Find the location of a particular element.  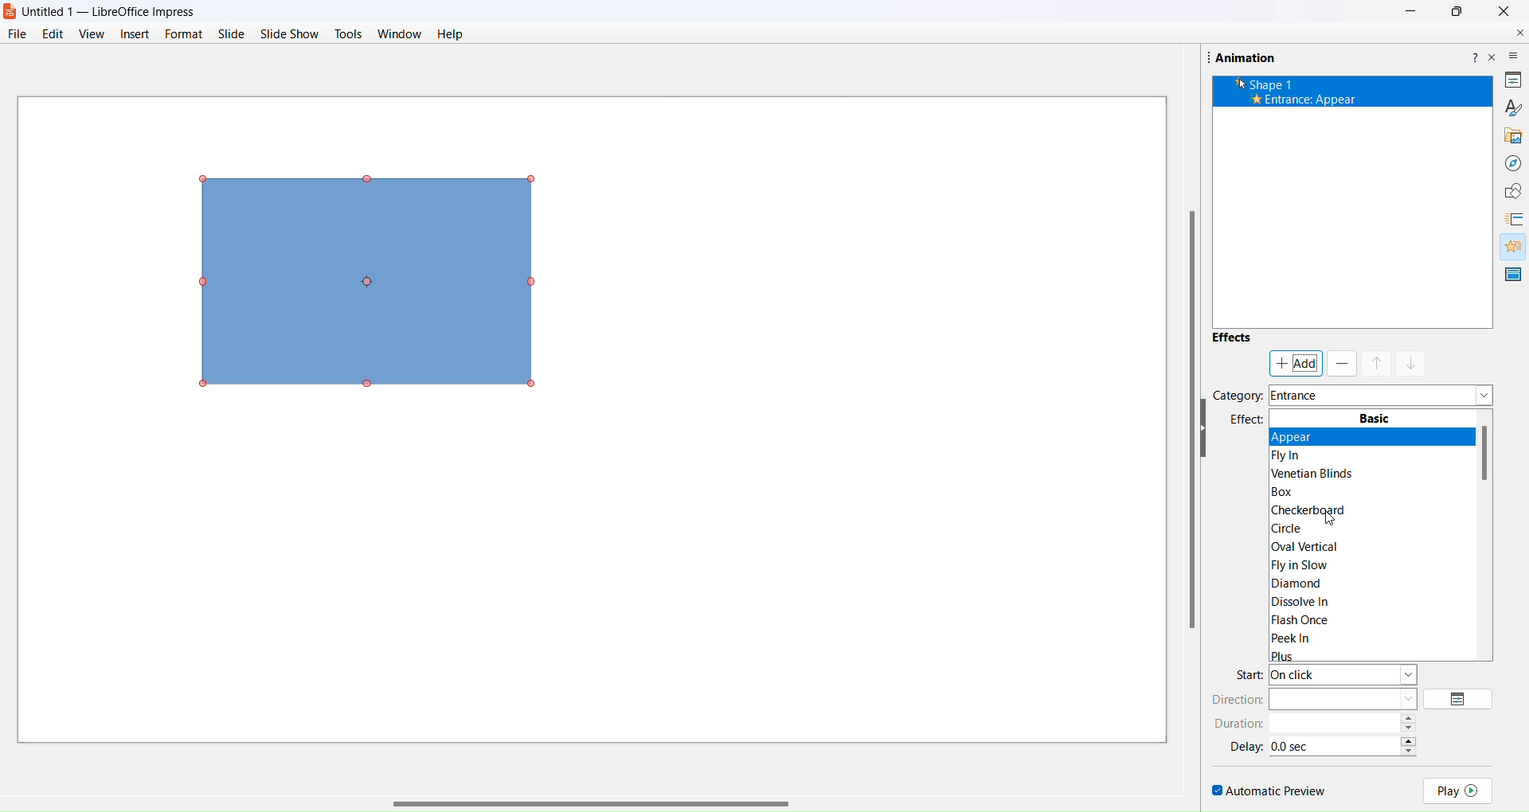

gallery is located at coordinates (1510, 135).